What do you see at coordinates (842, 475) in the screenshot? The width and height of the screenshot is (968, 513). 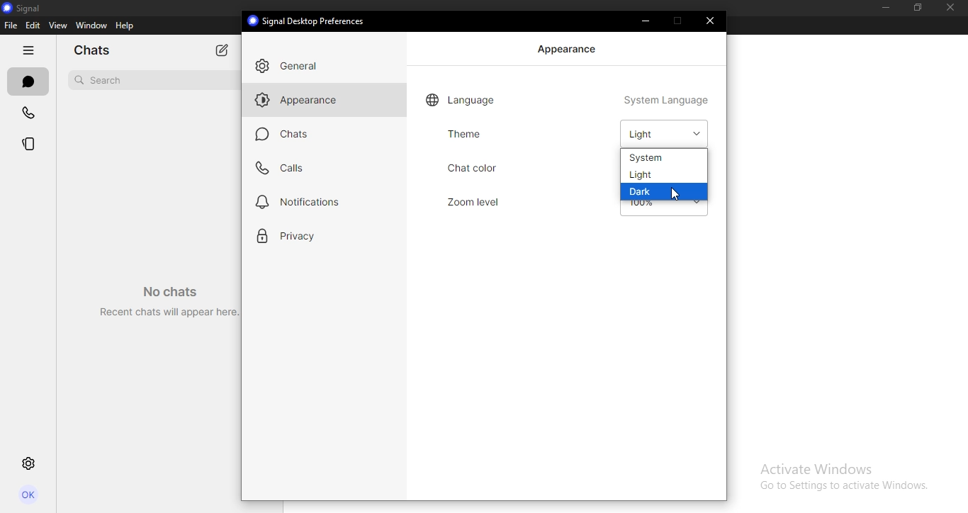 I see `Activate windows` at bounding box center [842, 475].